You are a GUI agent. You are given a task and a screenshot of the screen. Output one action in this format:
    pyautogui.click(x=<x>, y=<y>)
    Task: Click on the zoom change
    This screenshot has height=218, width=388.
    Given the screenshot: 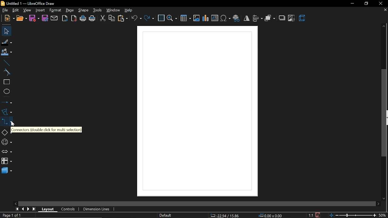 What is the action you would take?
    pyautogui.click(x=353, y=216)
    